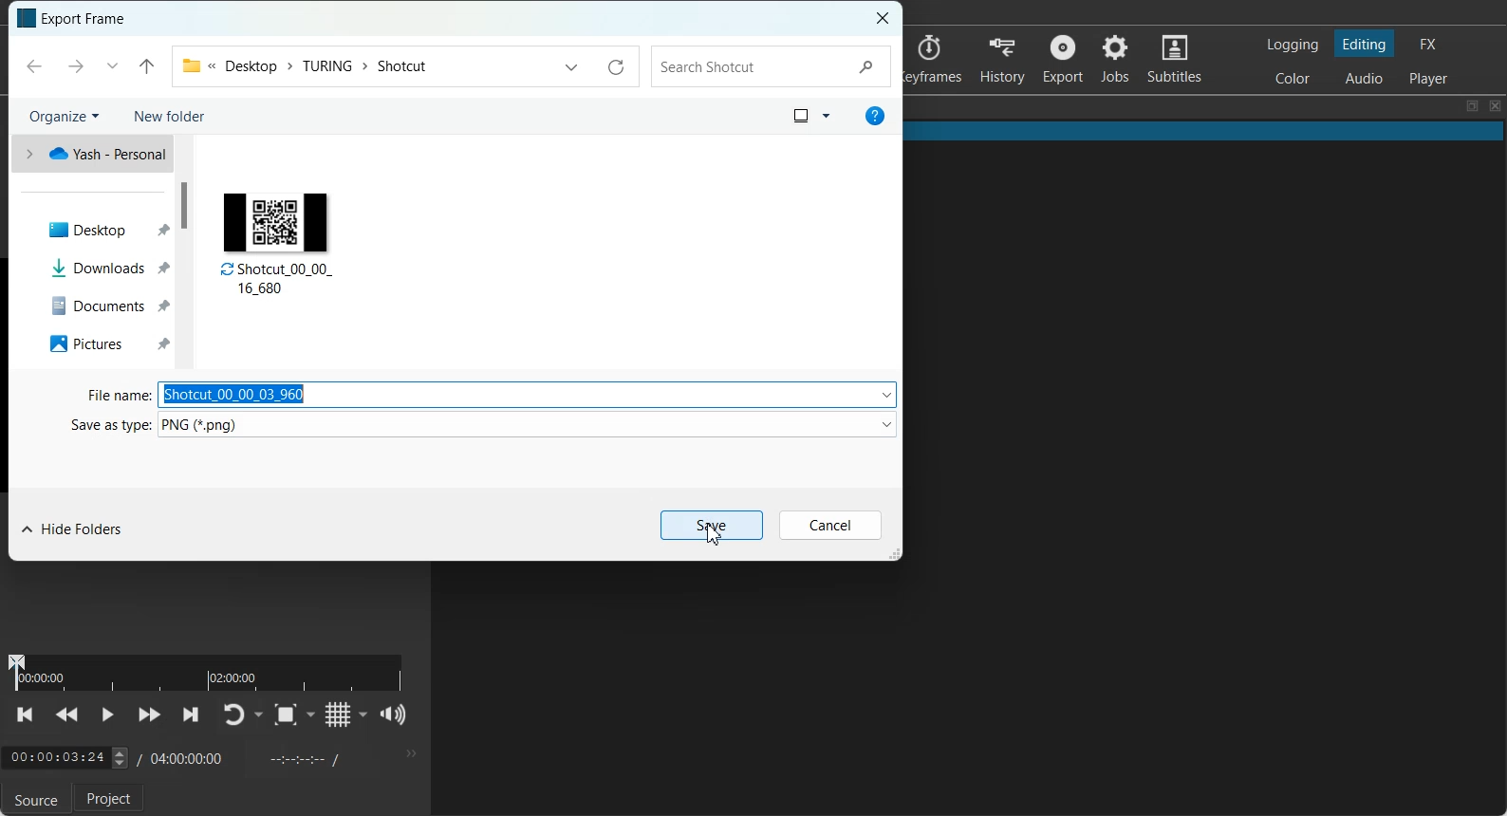 The image size is (1507, 816). I want to click on PNG, so click(530, 423).